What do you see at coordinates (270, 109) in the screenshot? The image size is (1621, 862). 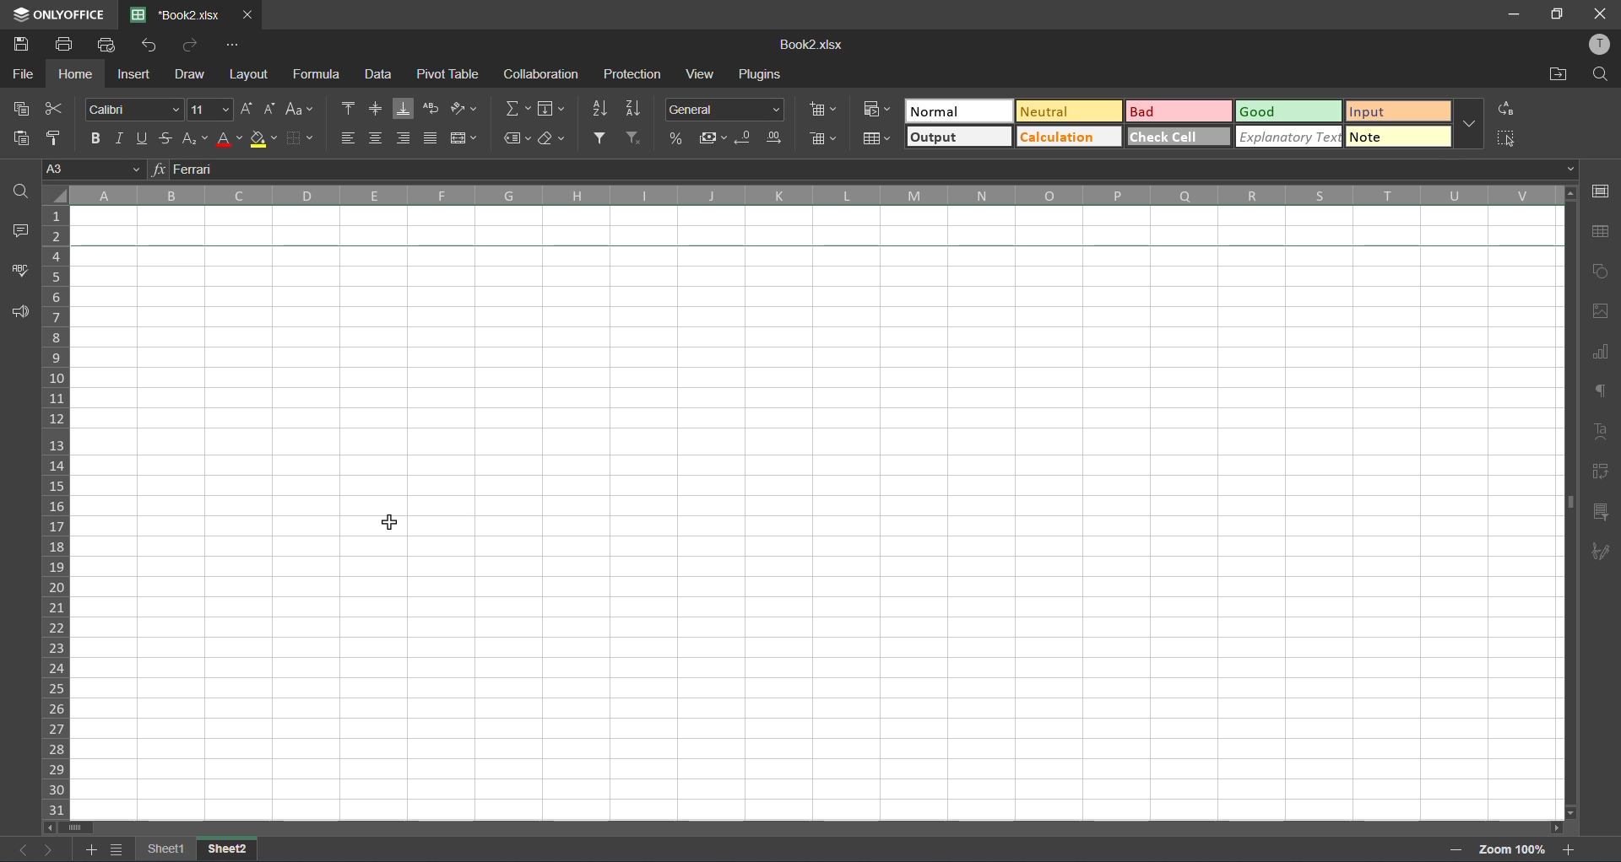 I see `decrement size` at bounding box center [270, 109].